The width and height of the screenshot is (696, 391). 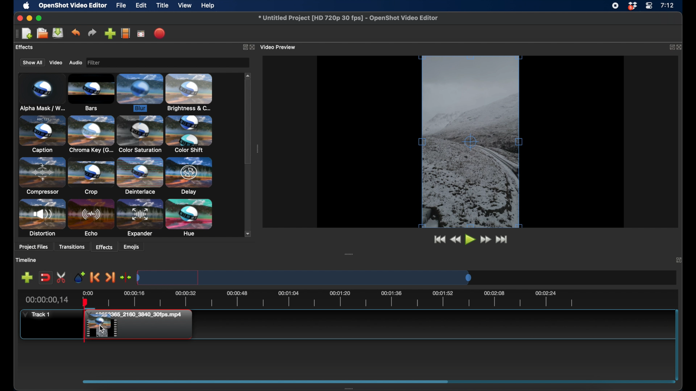 What do you see at coordinates (338, 300) in the screenshot?
I see `timeline` at bounding box center [338, 300].